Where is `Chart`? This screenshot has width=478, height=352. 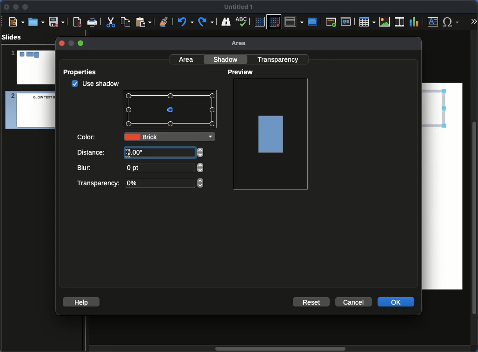
Chart is located at coordinates (414, 22).